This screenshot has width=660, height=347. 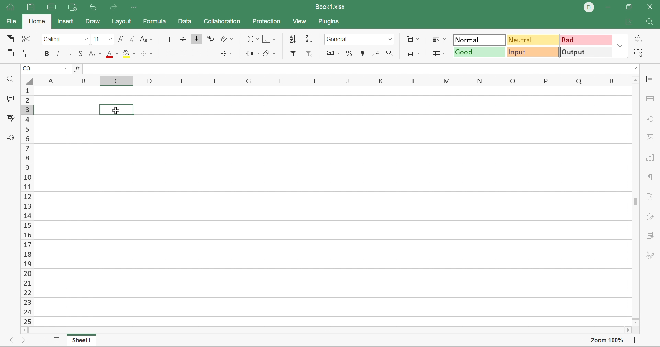 What do you see at coordinates (331, 54) in the screenshot?
I see `Accounting style` at bounding box center [331, 54].